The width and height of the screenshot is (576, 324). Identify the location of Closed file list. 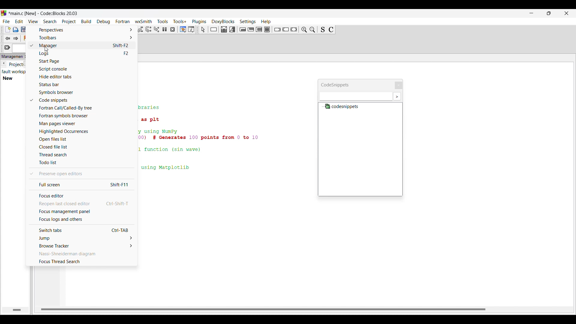
(85, 147).